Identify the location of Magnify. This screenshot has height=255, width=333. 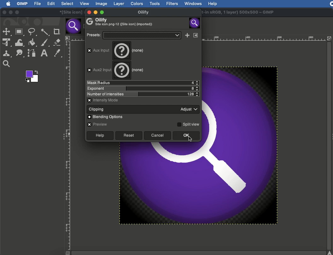
(6, 64).